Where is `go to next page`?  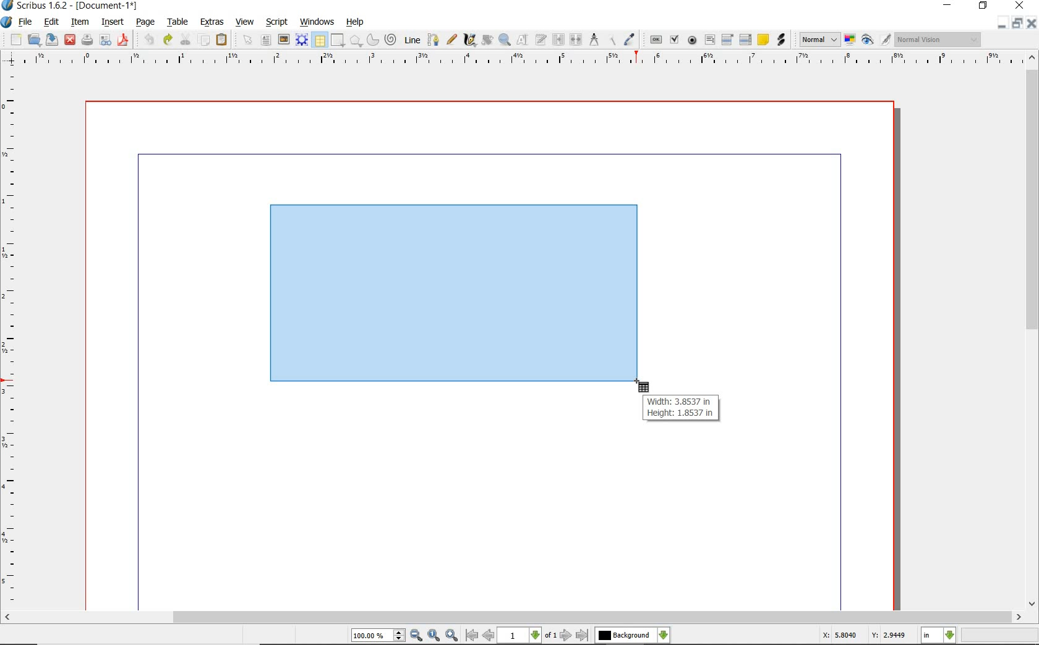 go to next page is located at coordinates (566, 635).